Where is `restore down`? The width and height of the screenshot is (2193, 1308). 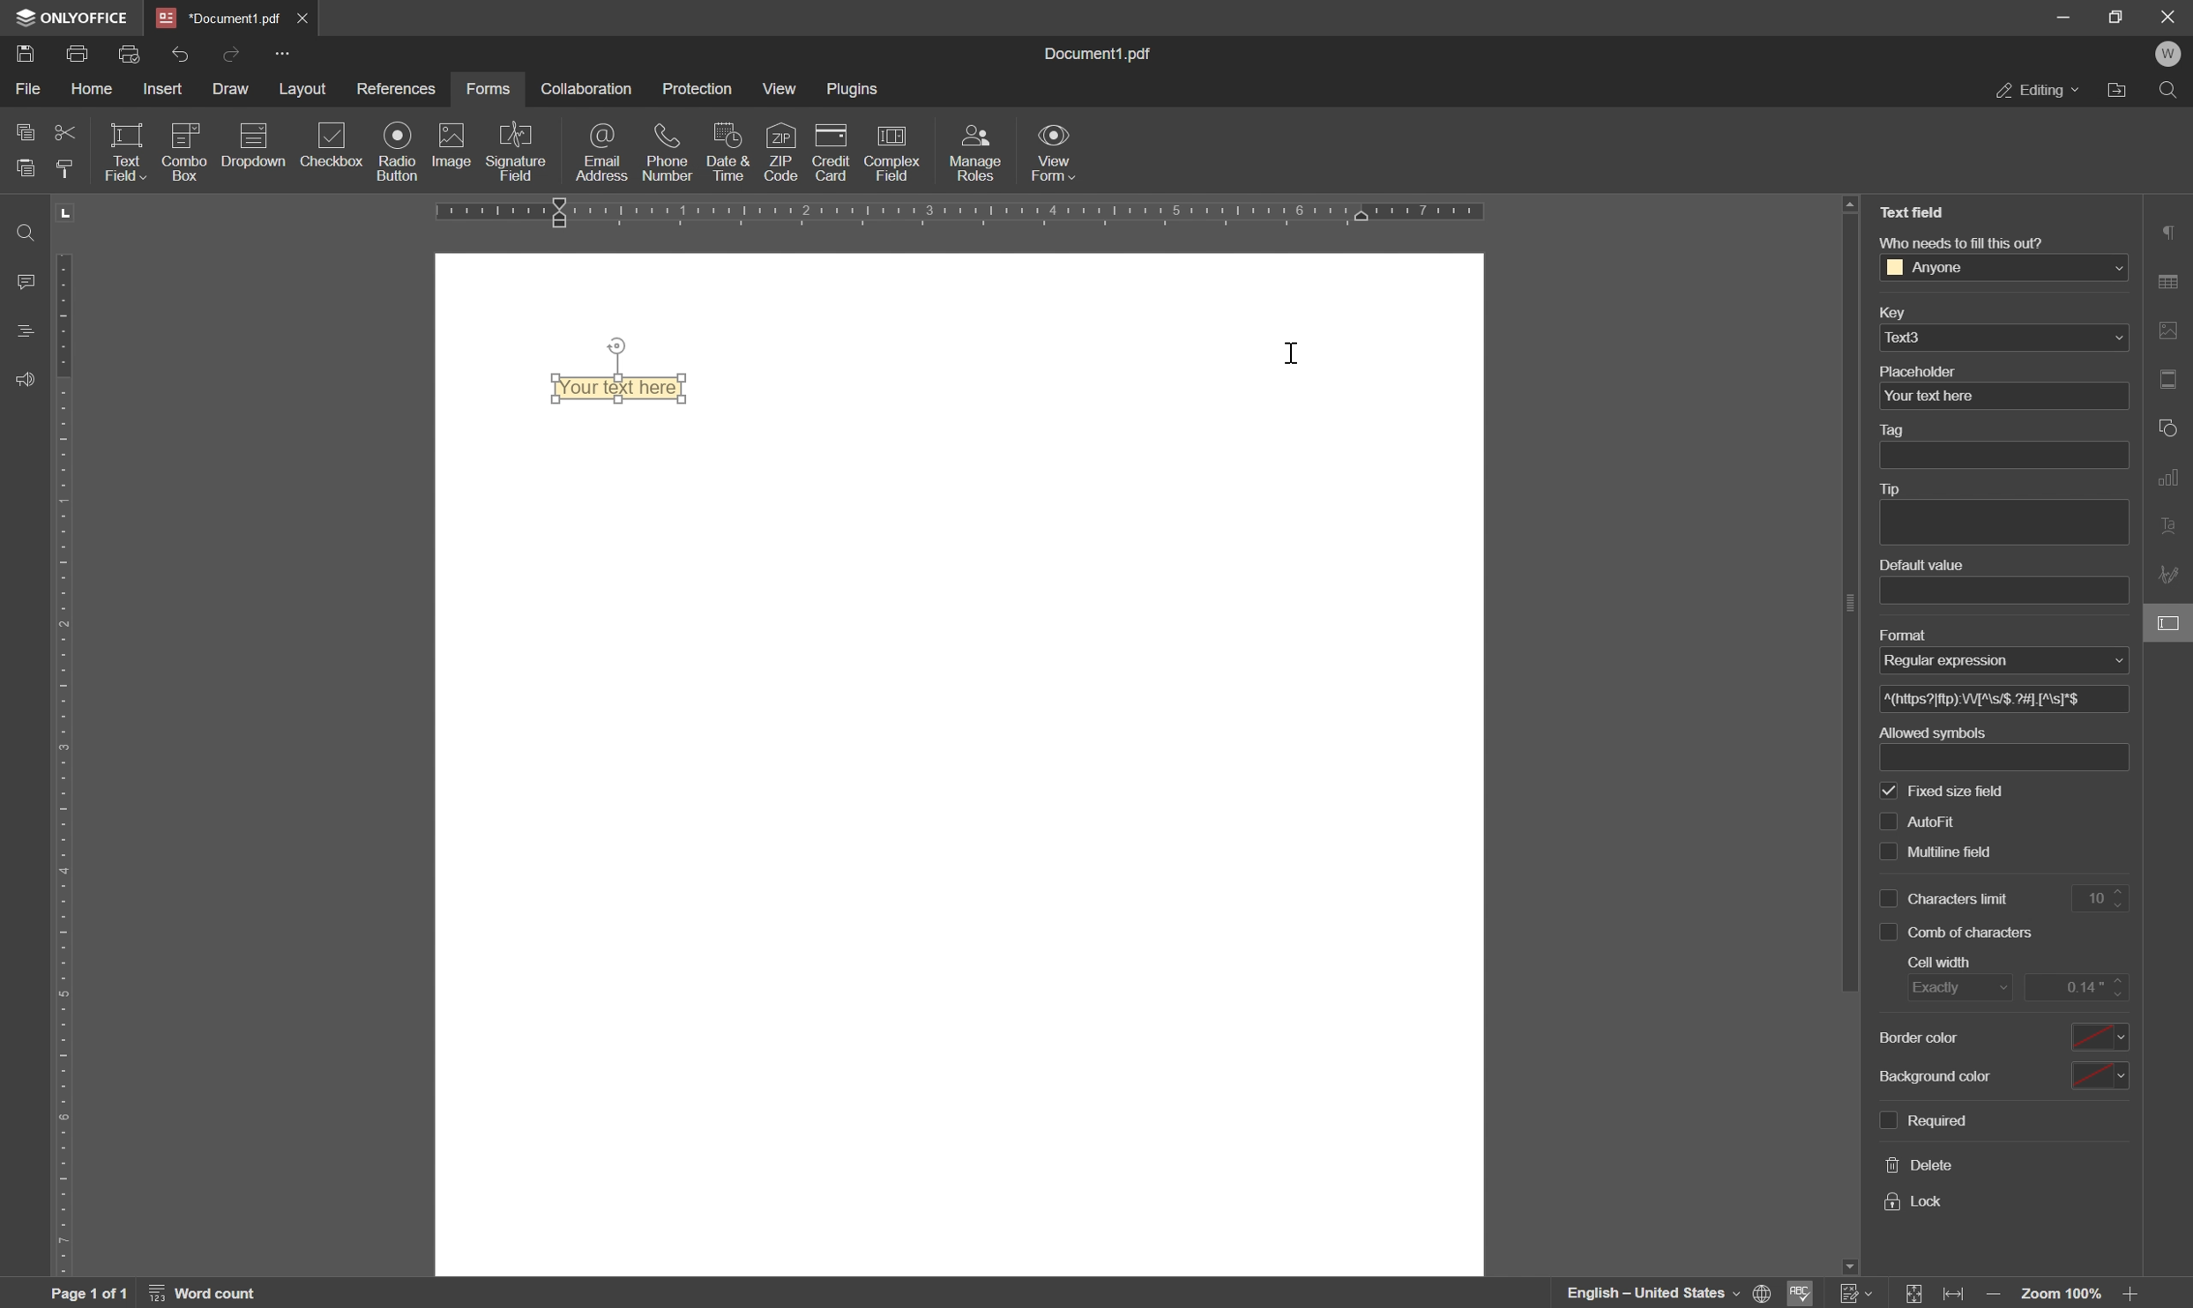
restore down is located at coordinates (2115, 16).